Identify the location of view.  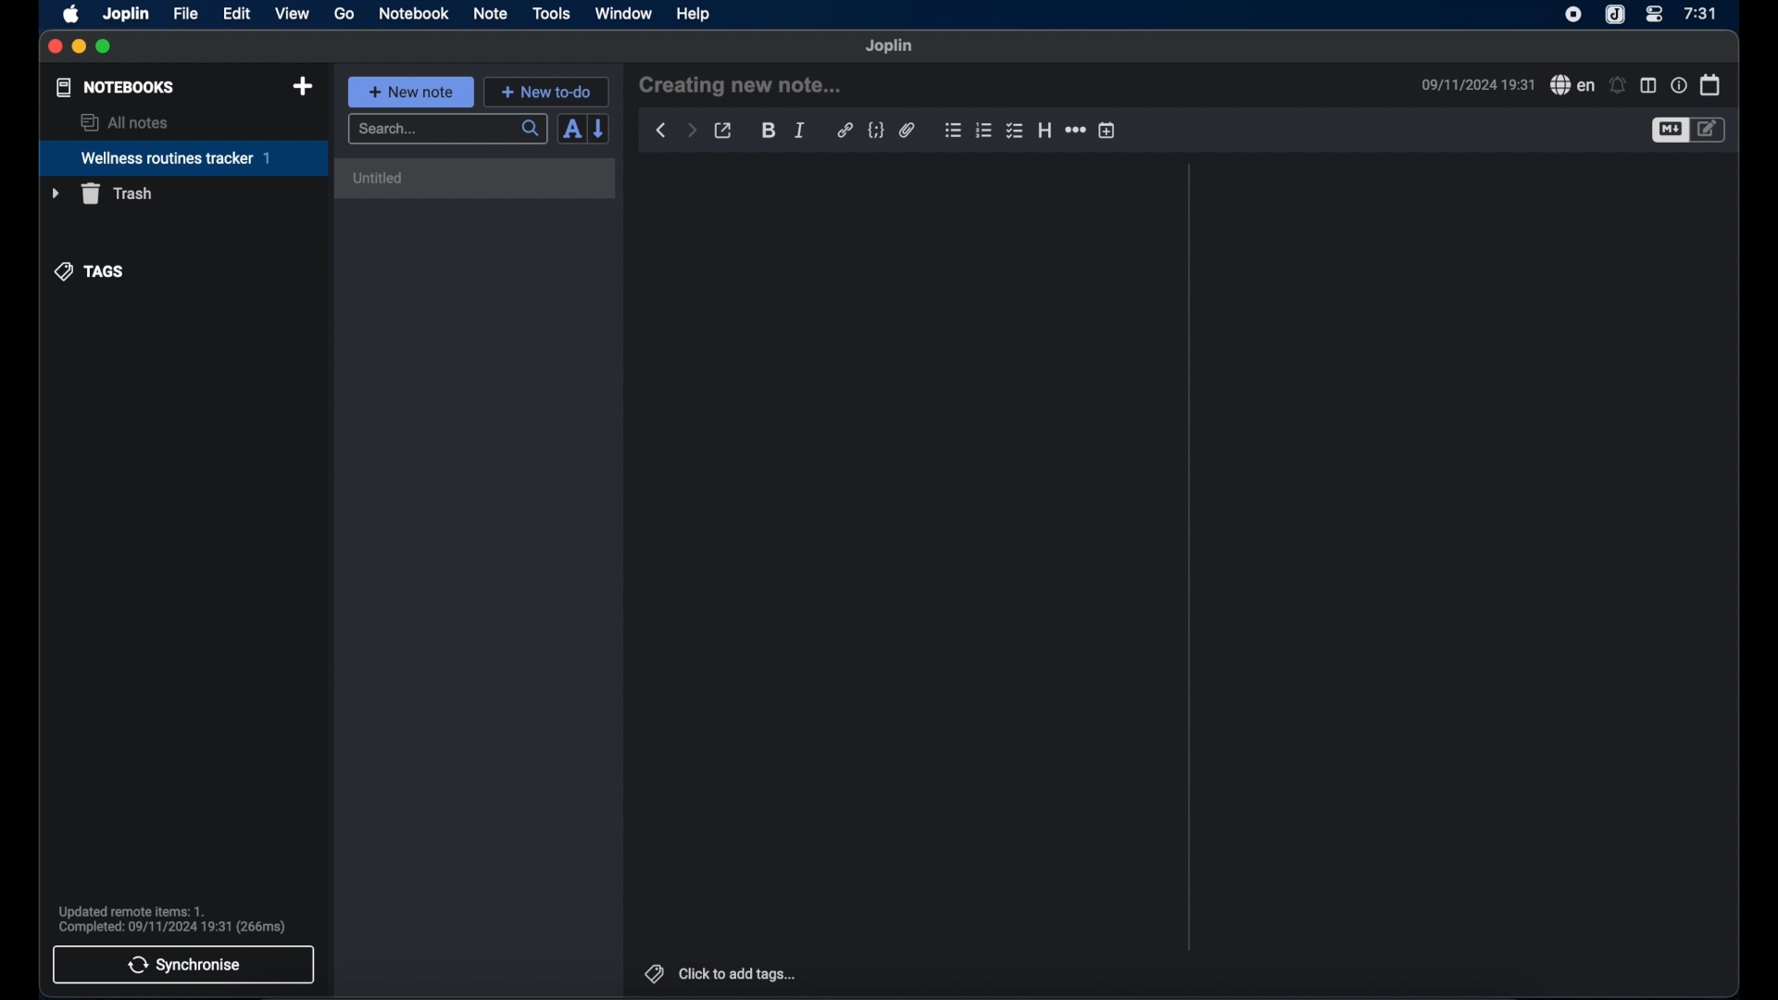
(292, 14).